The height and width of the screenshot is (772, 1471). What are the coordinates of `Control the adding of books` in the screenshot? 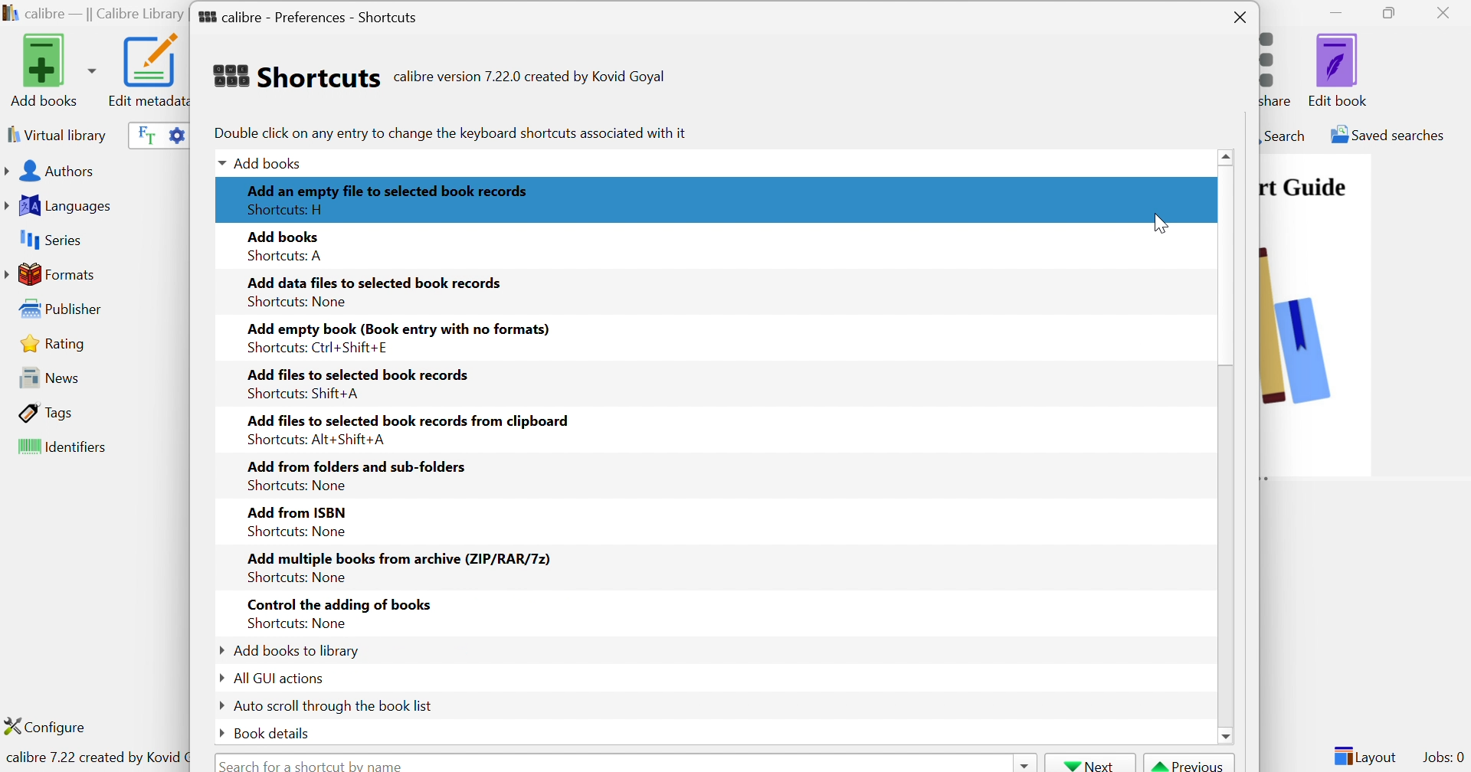 It's located at (338, 605).